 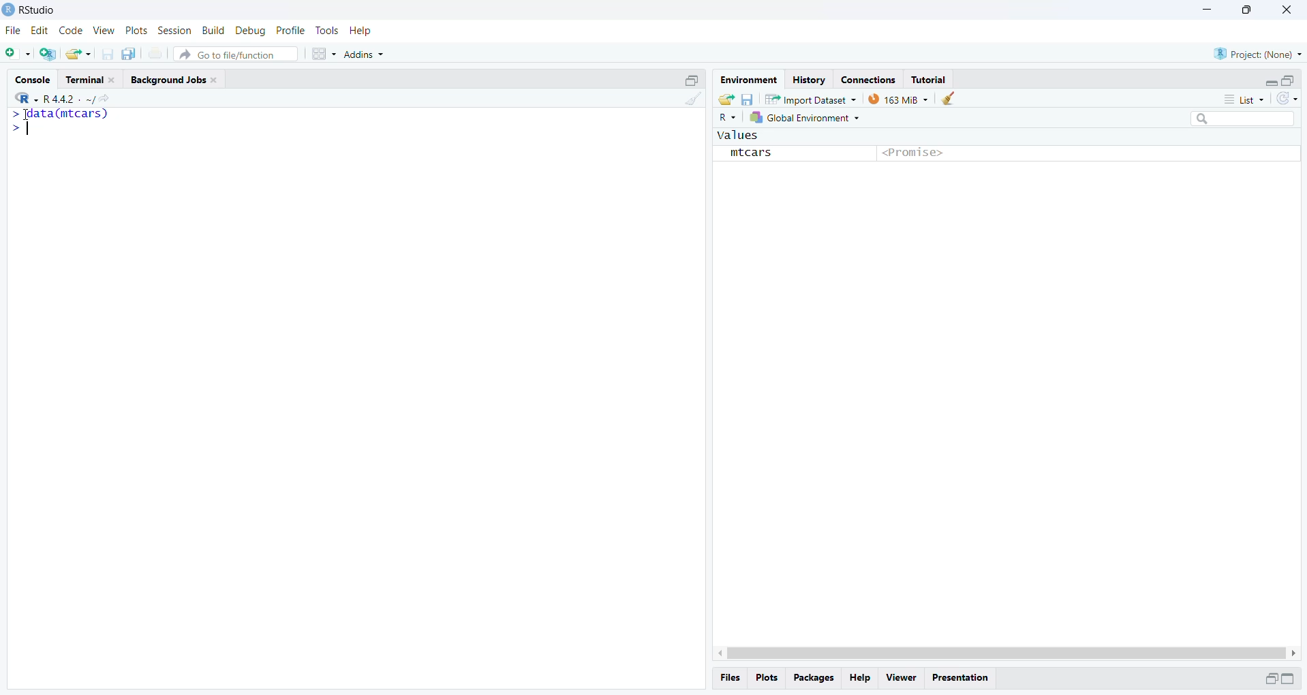 What do you see at coordinates (898, 99) in the screenshot?
I see `163 MiB` at bounding box center [898, 99].